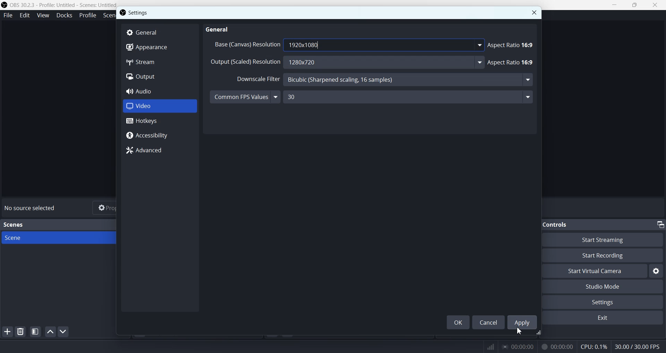  What do you see at coordinates (522, 322) in the screenshot?
I see `Apply` at bounding box center [522, 322].